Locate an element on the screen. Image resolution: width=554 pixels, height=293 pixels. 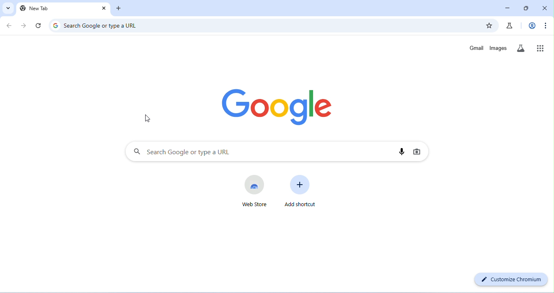
account is located at coordinates (531, 25).